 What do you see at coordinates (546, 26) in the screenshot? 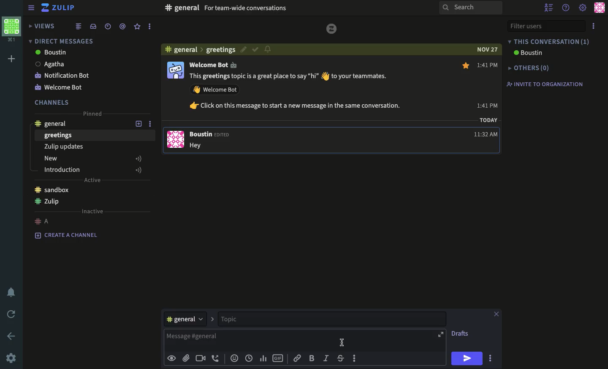
I see `filter users` at bounding box center [546, 26].